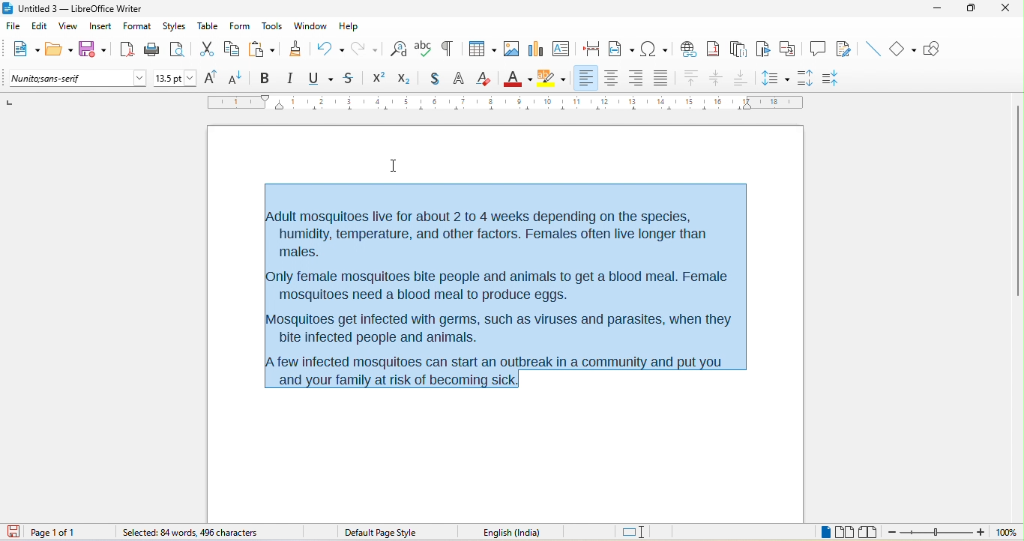 The image size is (1024, 541). I want to click on show track changes function, so click(846, 49).